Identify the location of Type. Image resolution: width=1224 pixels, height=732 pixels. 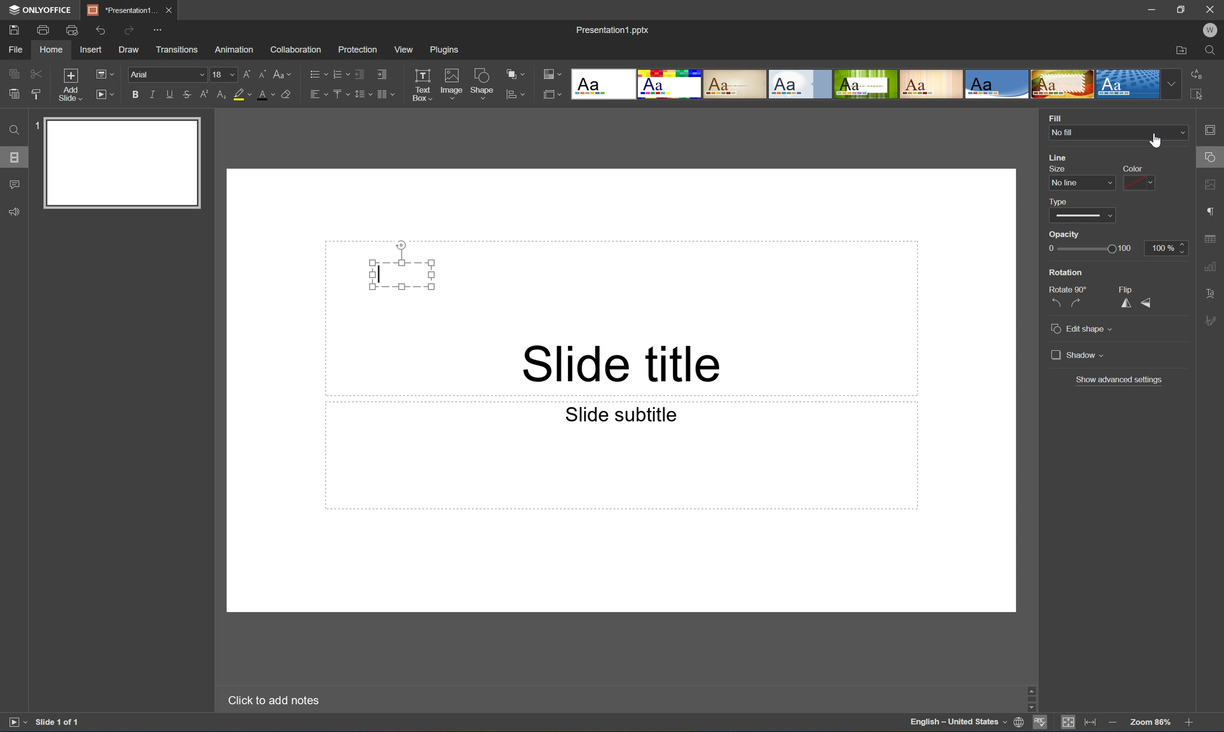
(1084, 217).